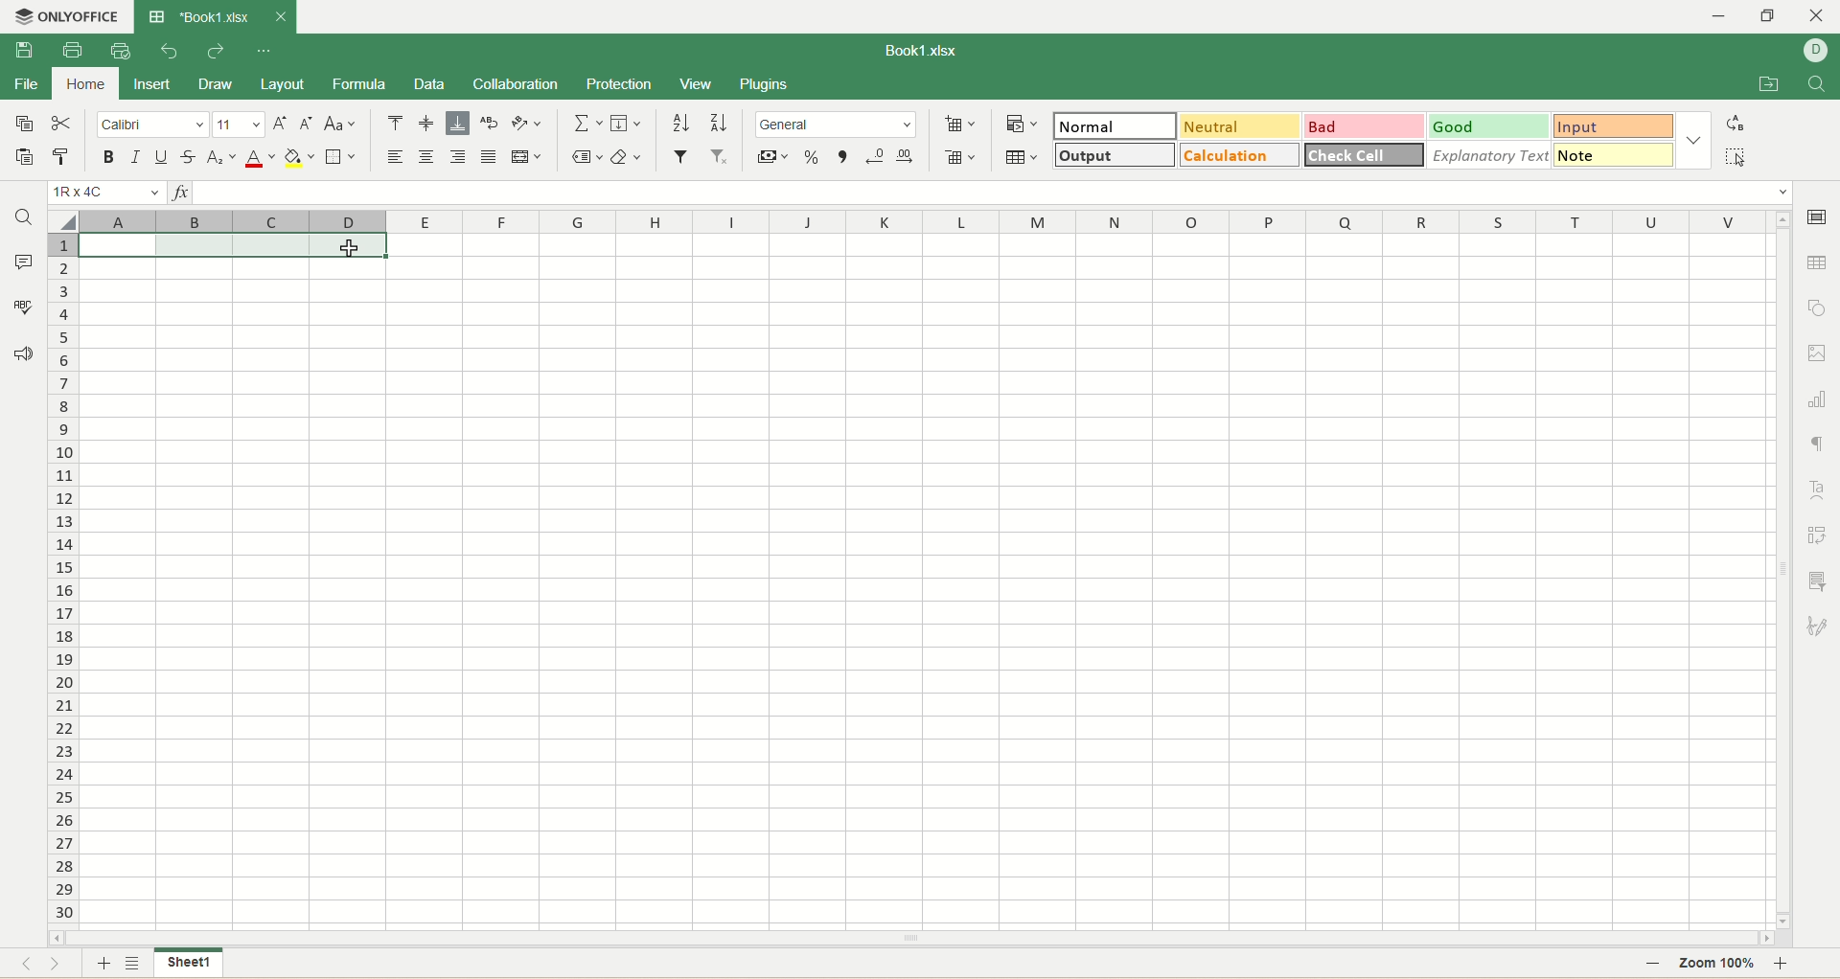 The width and height of the screenshot is (1840, 979). Describe the element at coordinates (298, 157) in the screenshot. I see `background color` at that location.